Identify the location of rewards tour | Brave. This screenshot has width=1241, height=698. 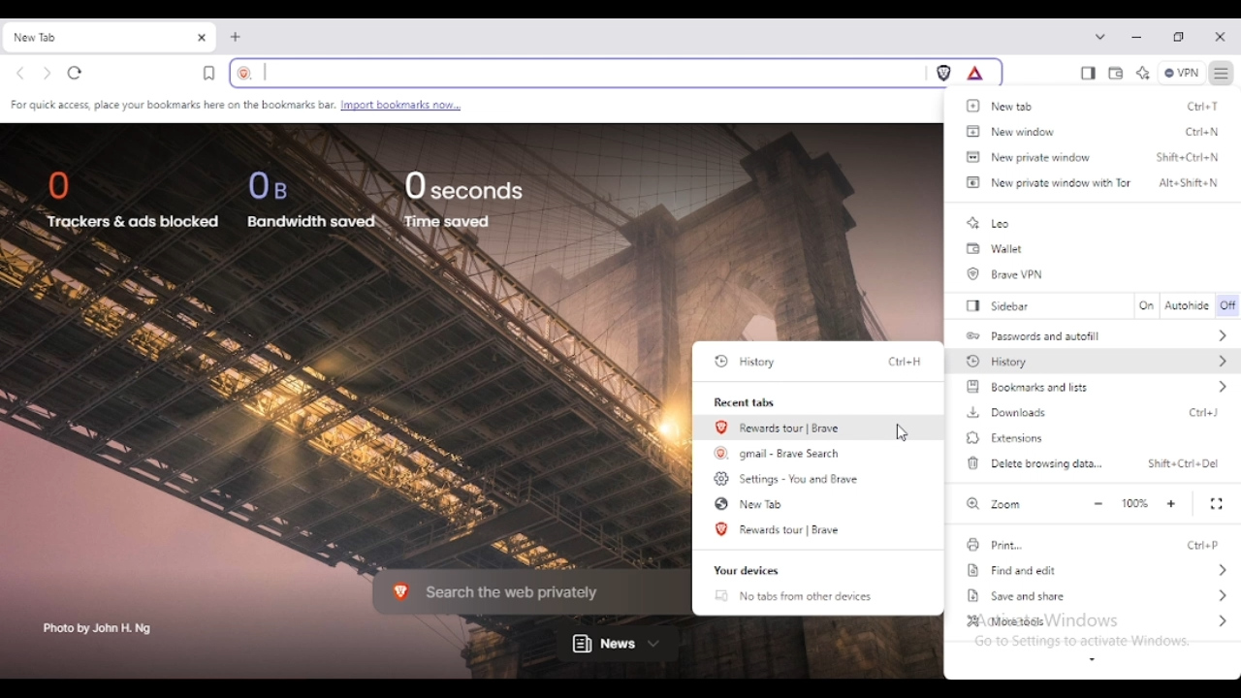
(780, 428).